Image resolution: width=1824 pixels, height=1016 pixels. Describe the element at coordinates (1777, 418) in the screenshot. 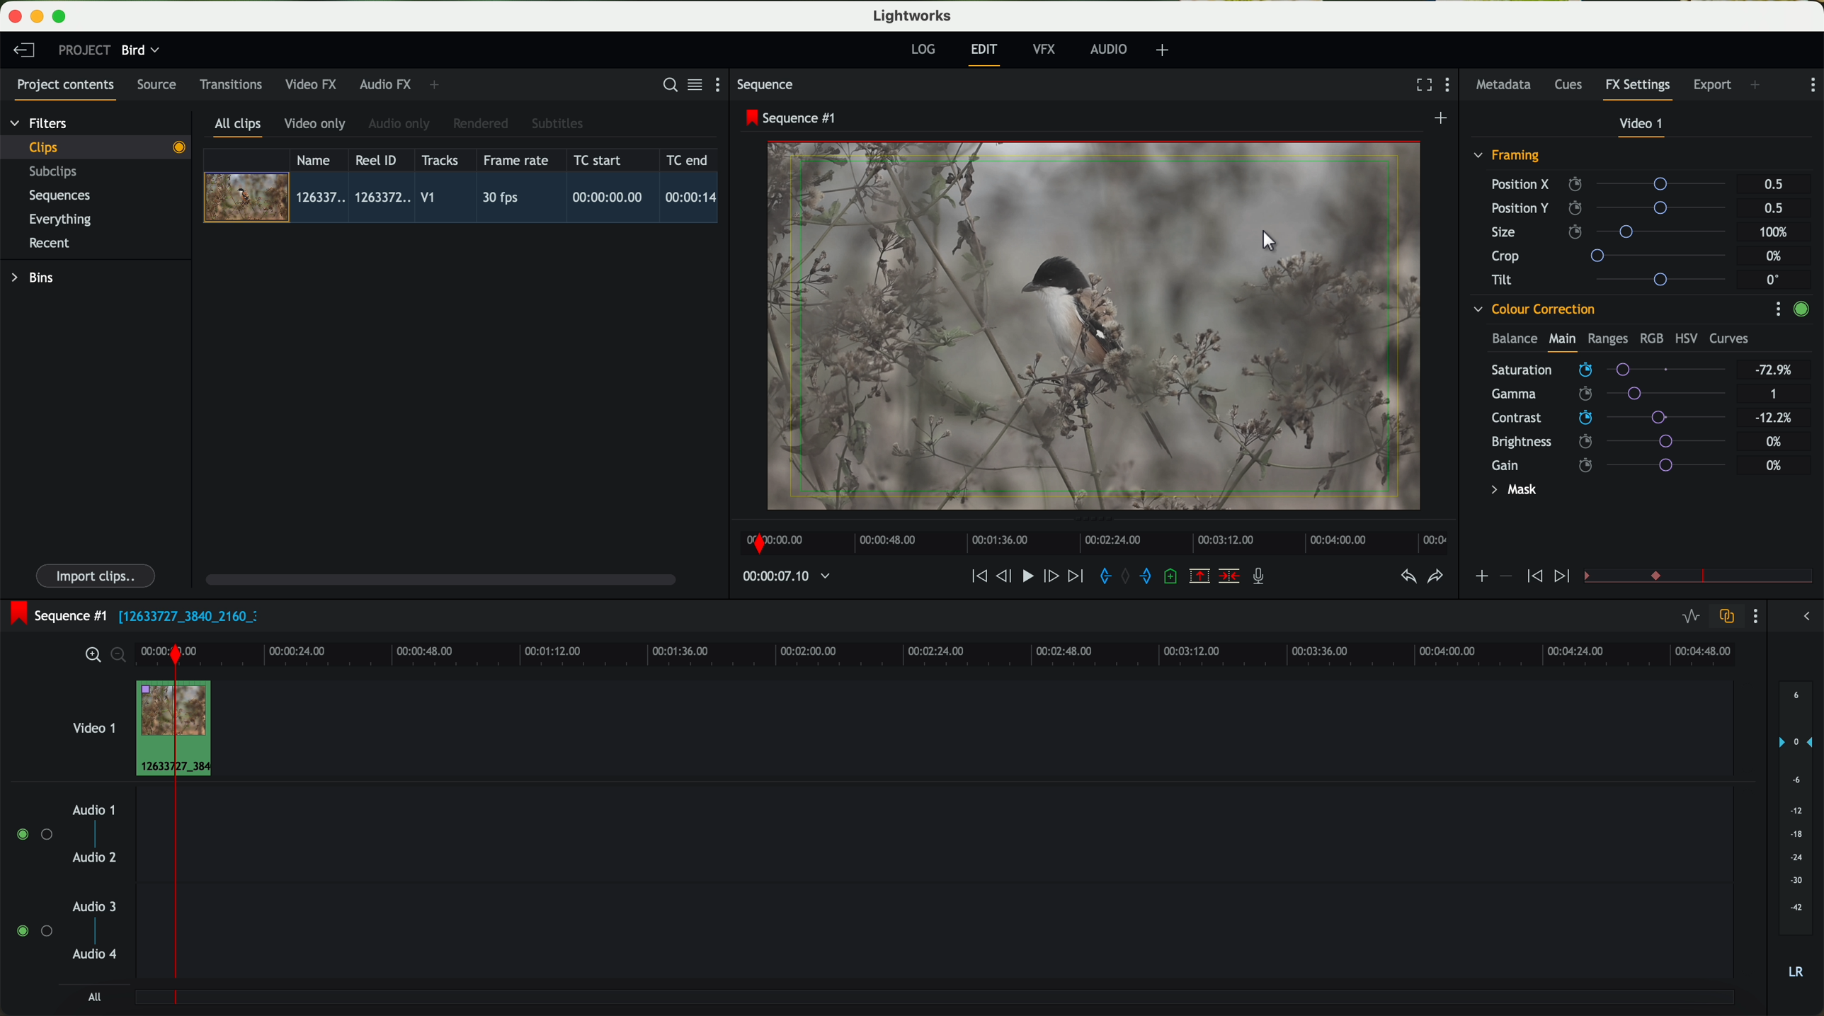

I see `40.1%` at that location.